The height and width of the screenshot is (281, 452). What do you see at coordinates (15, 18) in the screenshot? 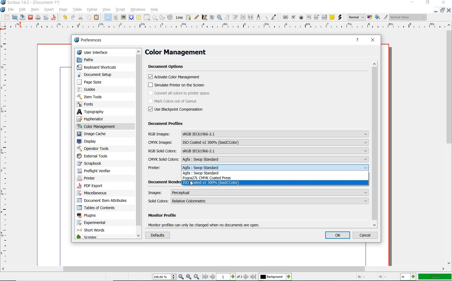
I see `open` at bounding box center [15, 18].